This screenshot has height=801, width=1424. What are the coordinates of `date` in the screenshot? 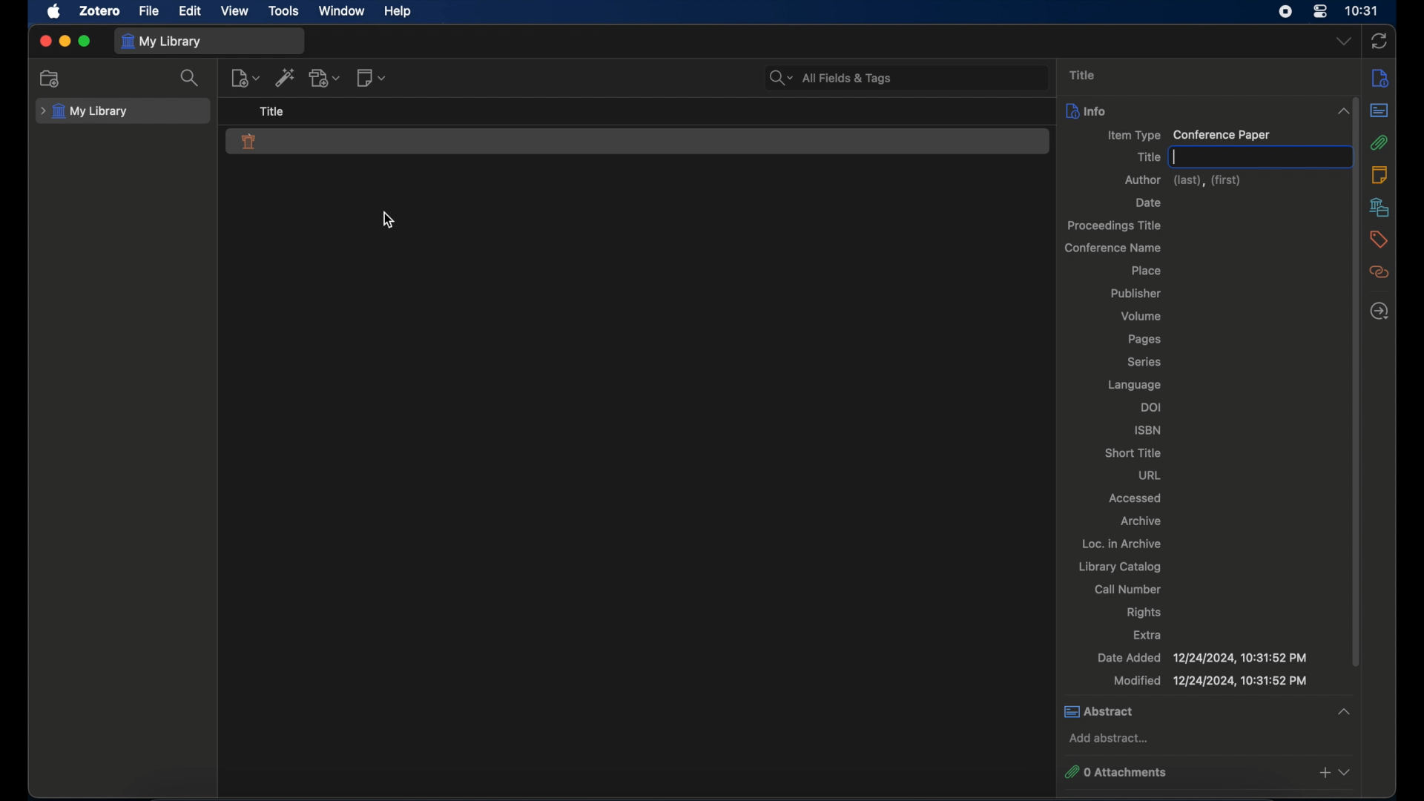 It's located at (1150, 202).